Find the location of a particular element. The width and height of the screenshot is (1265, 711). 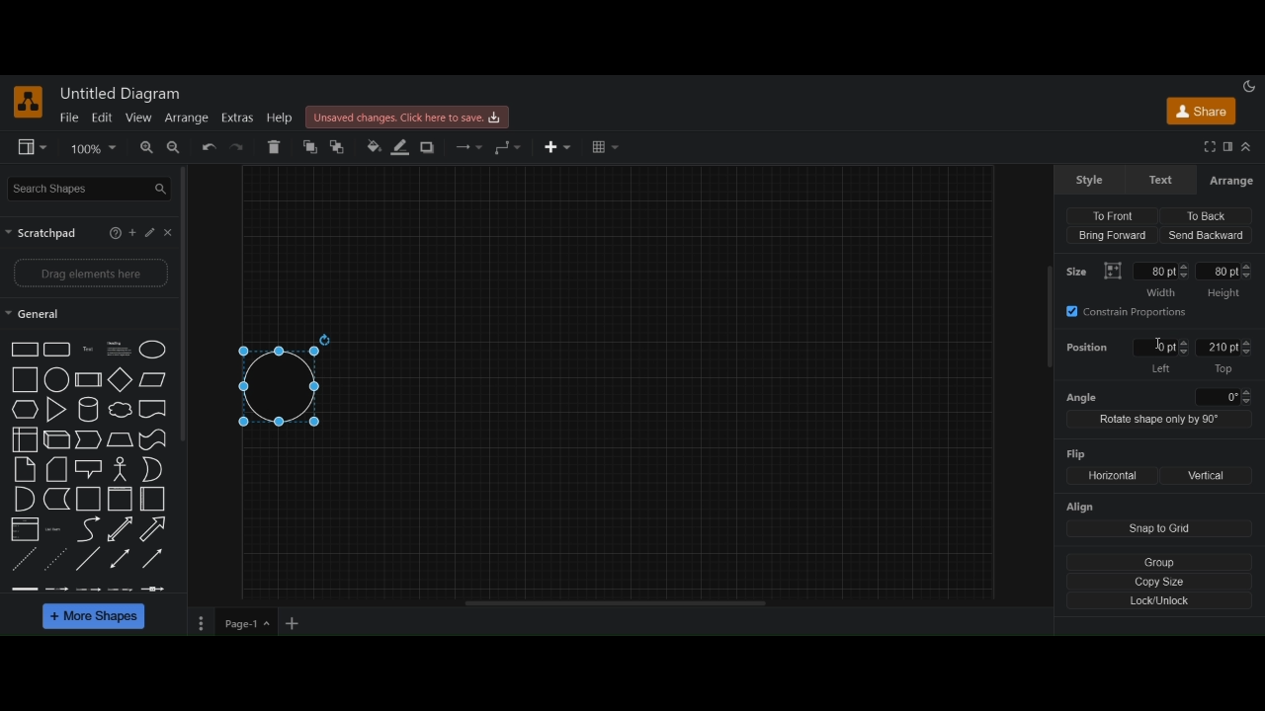

to front is located at coordinates (309, 147).